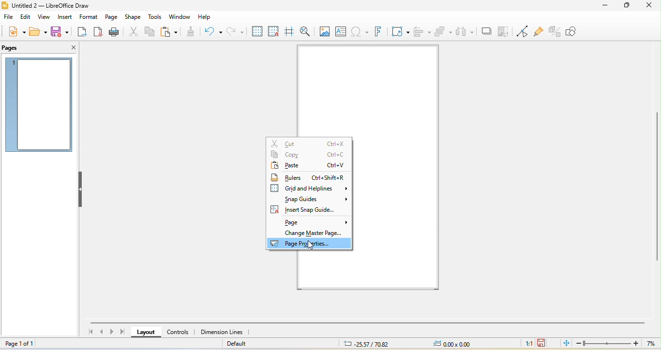  Describe the element at coordinates (257, 31) in the screenshot. I see `display to grid` at that location.